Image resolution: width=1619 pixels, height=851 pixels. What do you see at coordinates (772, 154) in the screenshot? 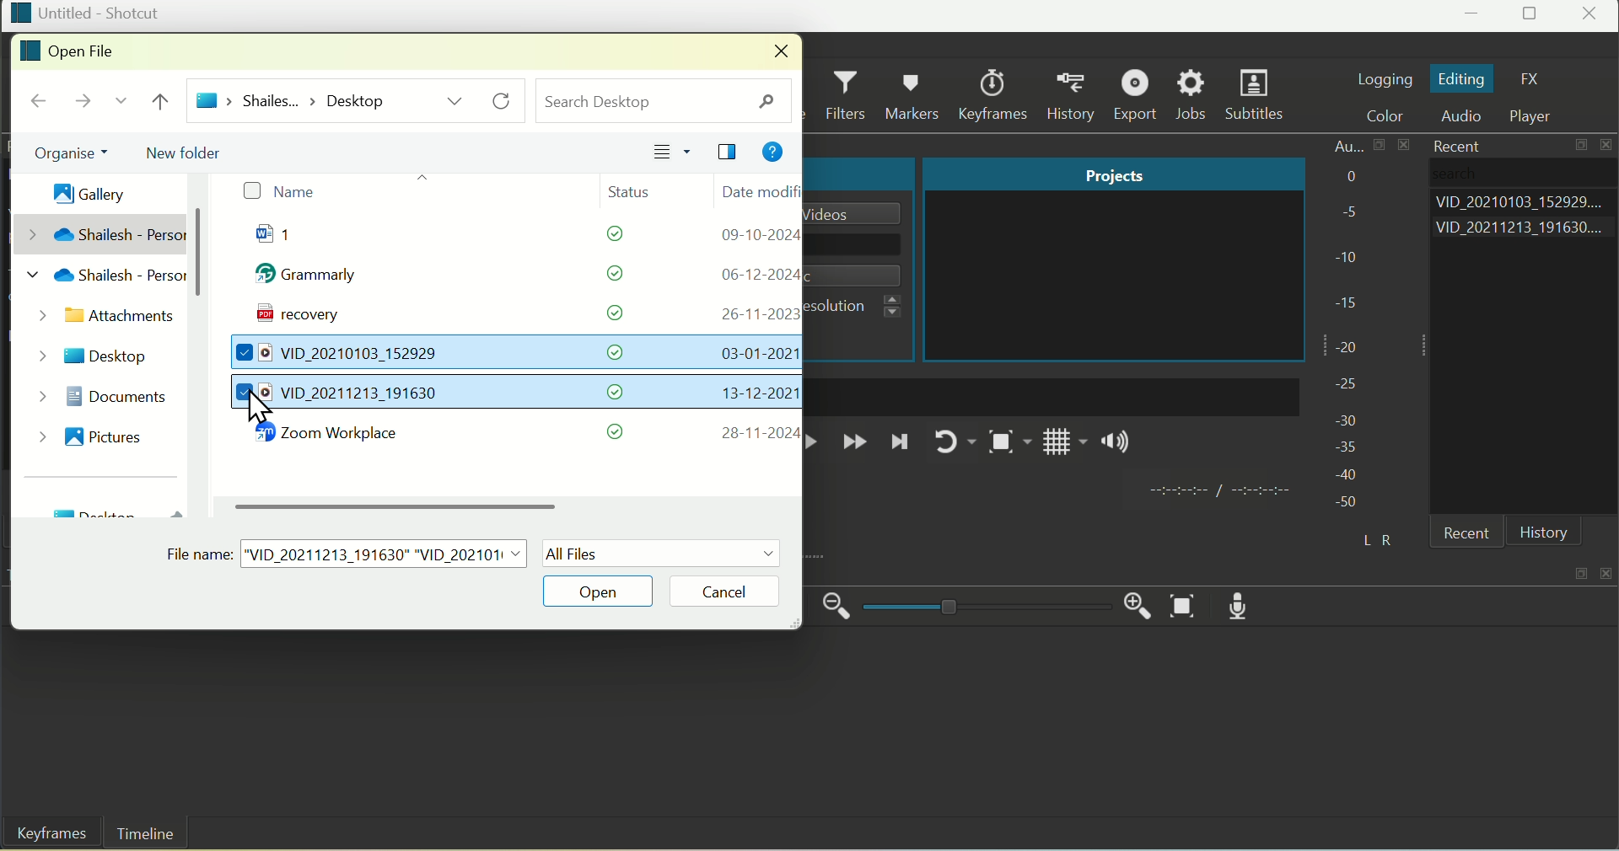
I see `Help` at bounding box center [772, 154].